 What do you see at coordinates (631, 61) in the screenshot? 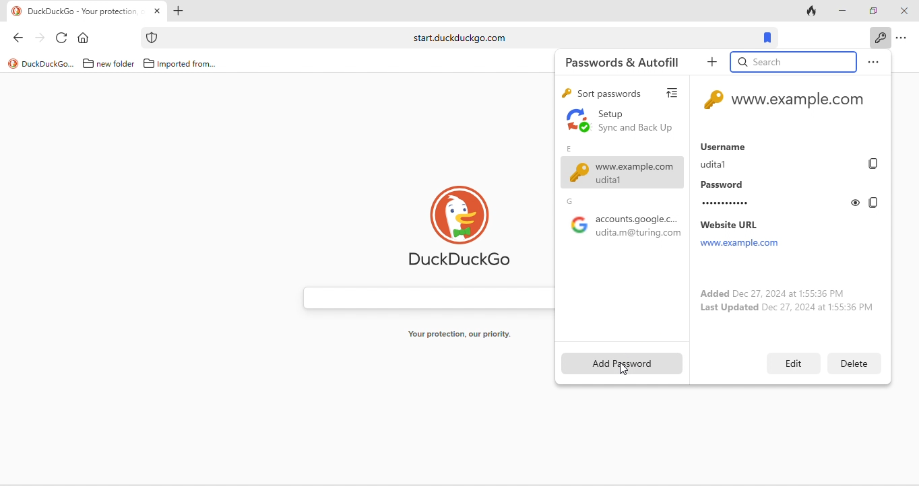
I see `passwords and autofill` at bounding box center [631, 61].